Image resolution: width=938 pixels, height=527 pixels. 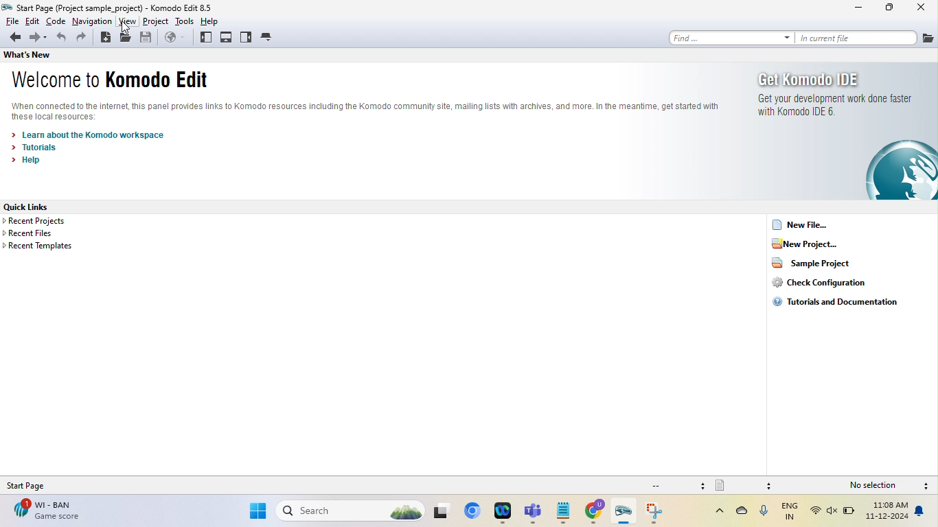 What do you see at coordinates (13, 38) in the screenshot?
I see `back` at bounding box center [13, 38].